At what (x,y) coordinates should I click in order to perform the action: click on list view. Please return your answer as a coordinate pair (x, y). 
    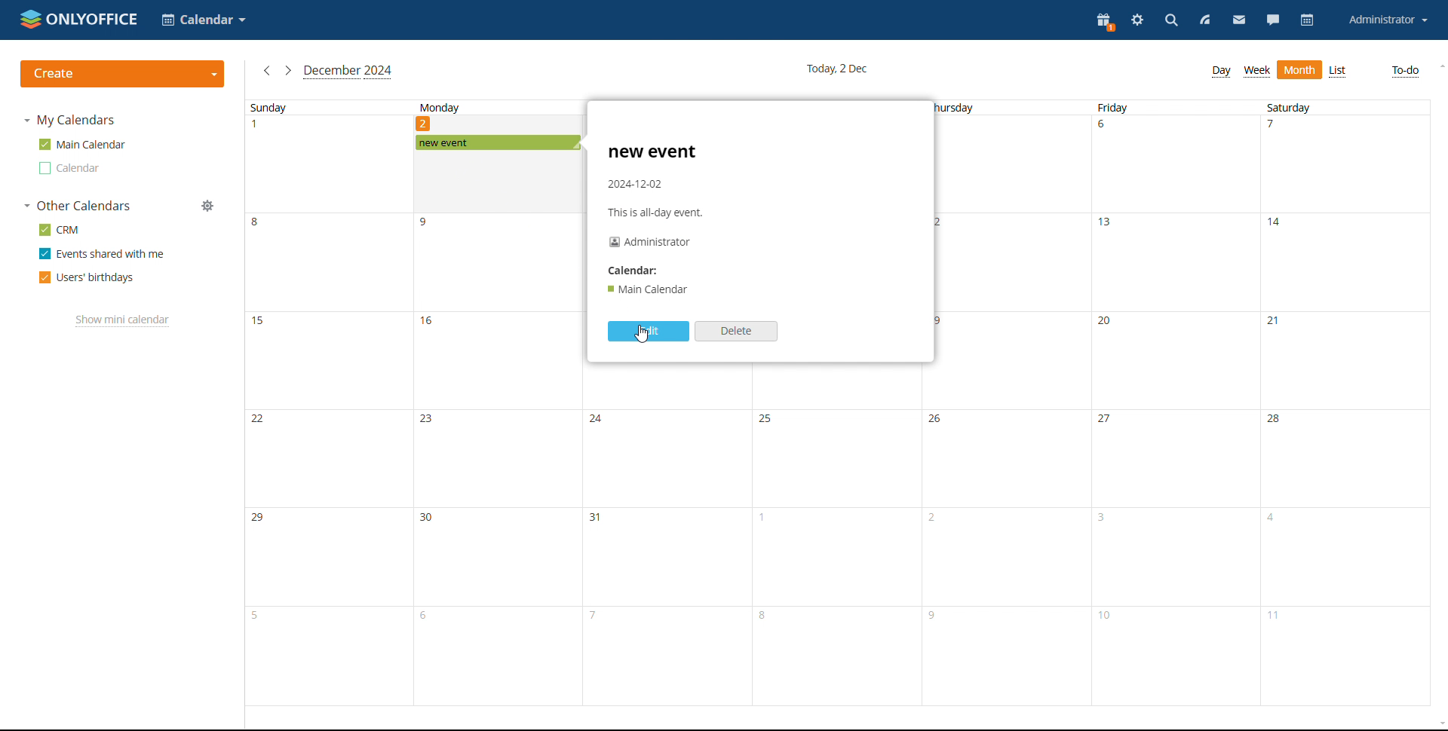
    Looking at the image, I should click on (1339, 71).